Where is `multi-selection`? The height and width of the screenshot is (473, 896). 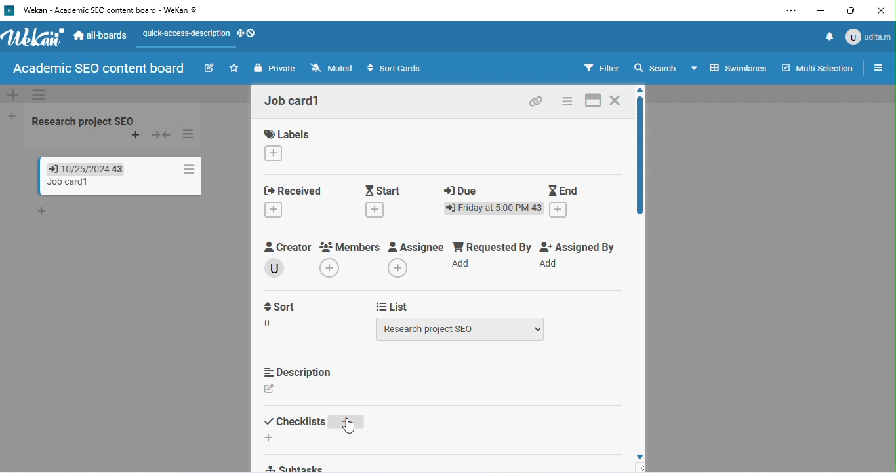 multi-selection is located at coordinates (817, 66).